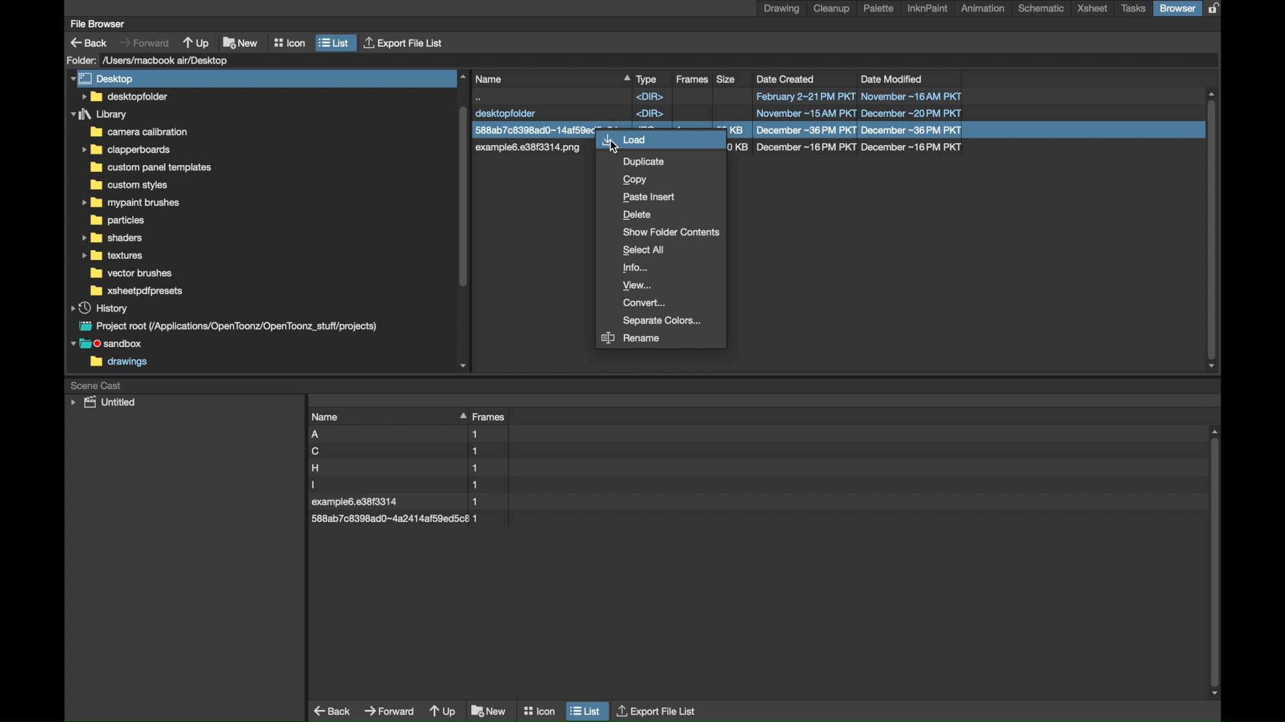 The width and height of the screenshot is (1285, 722). What do you see at coordinates (693, 80) in the screenshot?
I see `frames` at bounding box center [693, 80].